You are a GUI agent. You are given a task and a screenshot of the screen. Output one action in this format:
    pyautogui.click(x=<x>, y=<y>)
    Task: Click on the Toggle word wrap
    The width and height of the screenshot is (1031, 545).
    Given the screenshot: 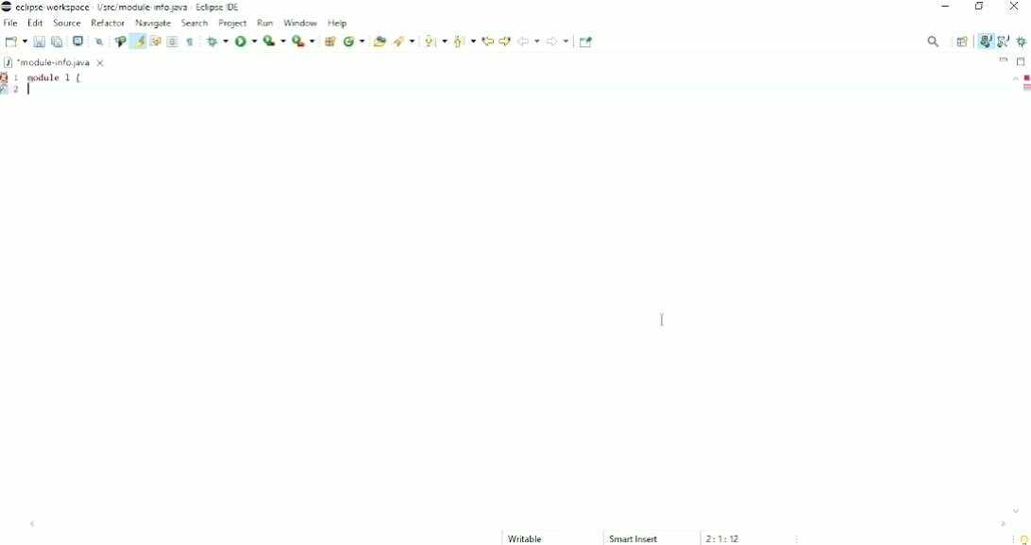 What is the action you would take?
    pyautogui.click(x=155, y=41)
    